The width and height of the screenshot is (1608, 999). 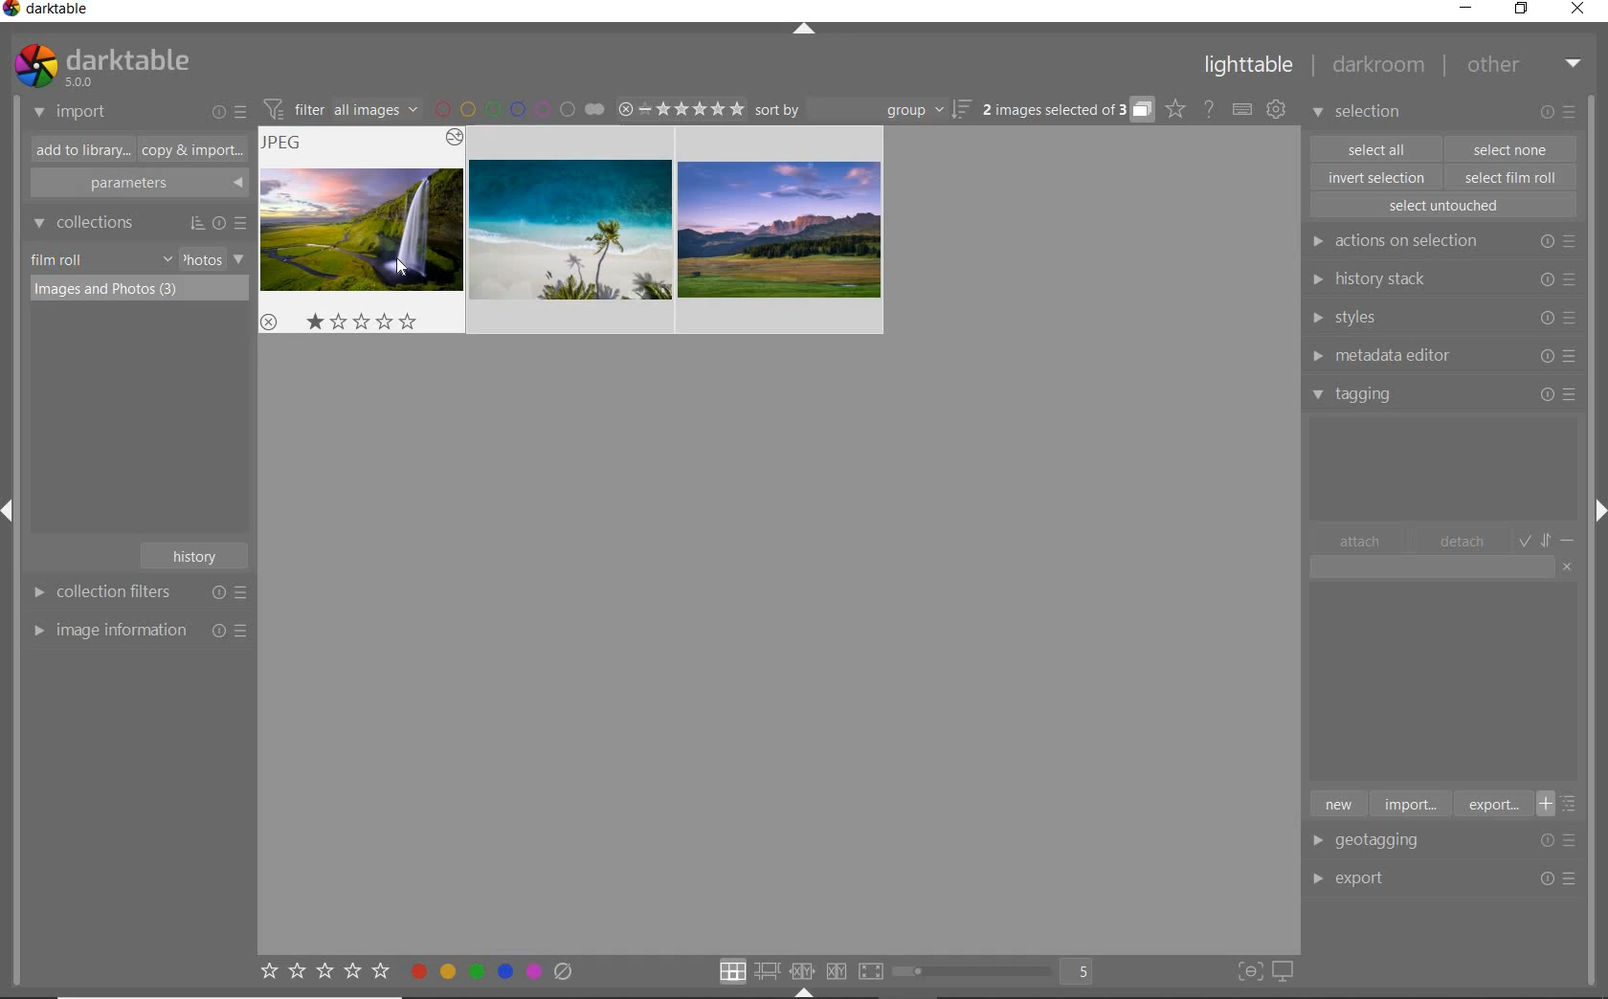 What do you see at coordinates (1440, 278) in the screenshot?
I see `history stack` at bounding box center [1440, 278].